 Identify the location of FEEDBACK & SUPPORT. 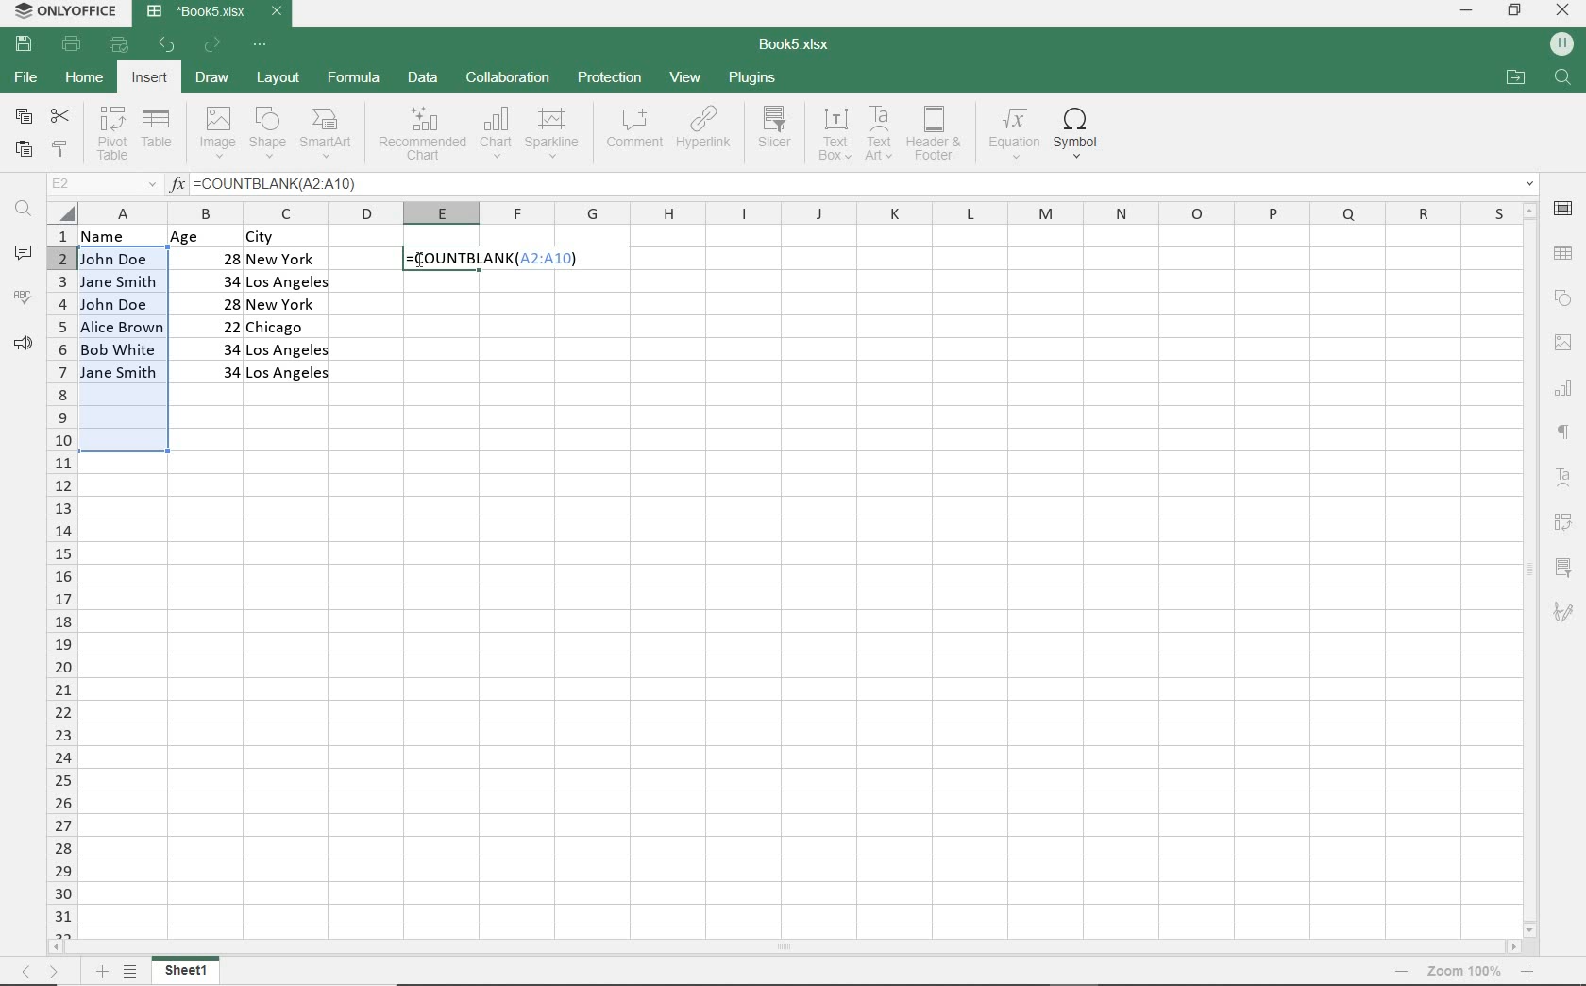
(23, 344).